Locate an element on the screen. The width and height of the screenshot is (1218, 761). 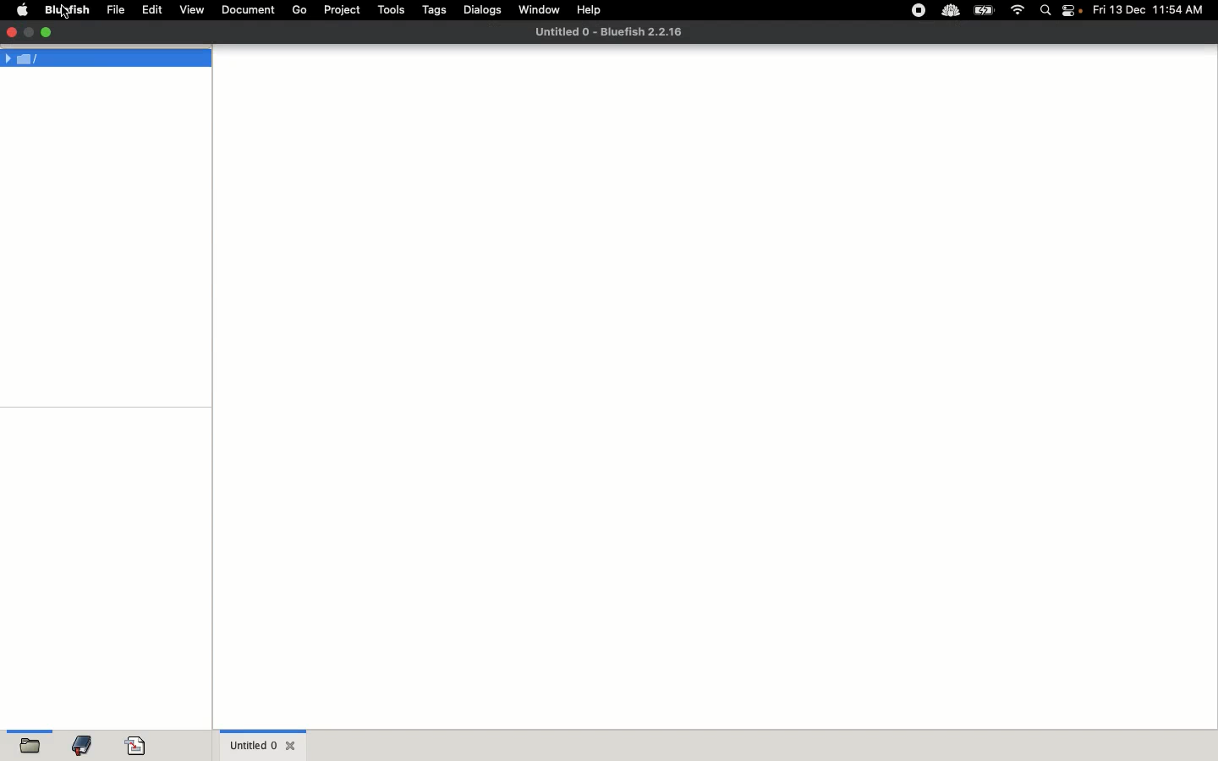
Date time is located at coordinates (1154, 9).